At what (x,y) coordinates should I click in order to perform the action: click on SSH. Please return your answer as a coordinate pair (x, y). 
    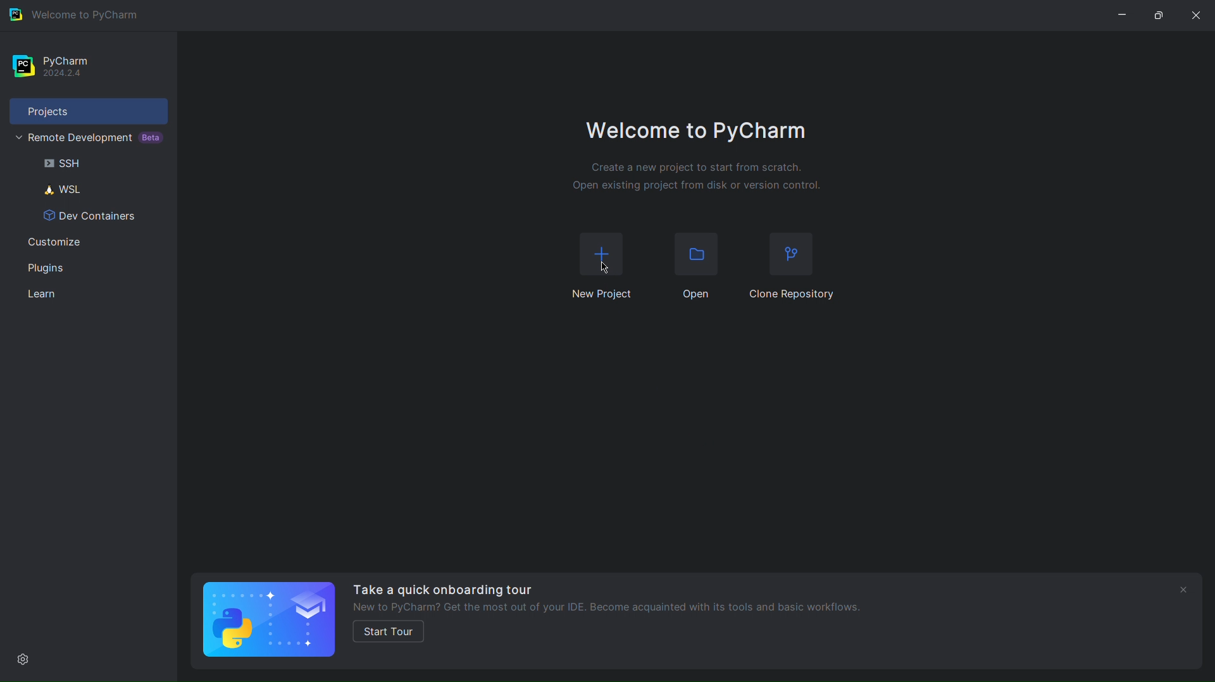
    Looking at the image, I should click on (88, 167).